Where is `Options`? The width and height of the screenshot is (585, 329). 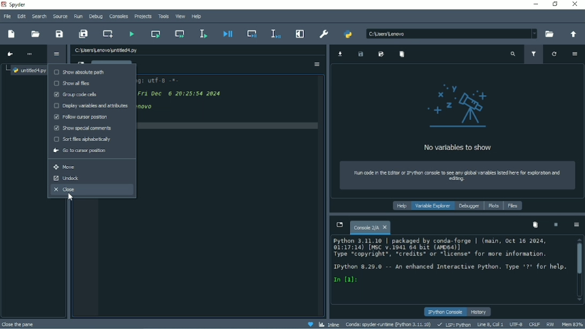
Options is located at coordinates (576, 225).